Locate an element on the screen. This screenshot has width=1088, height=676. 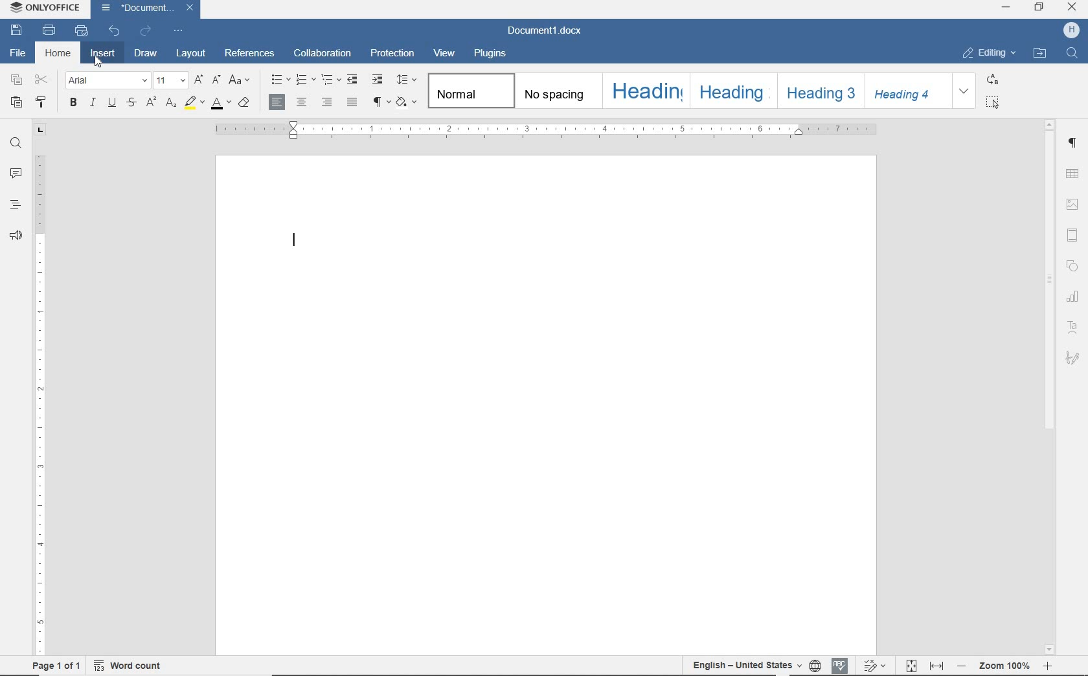
subscript is located at coordinates (170, 104).